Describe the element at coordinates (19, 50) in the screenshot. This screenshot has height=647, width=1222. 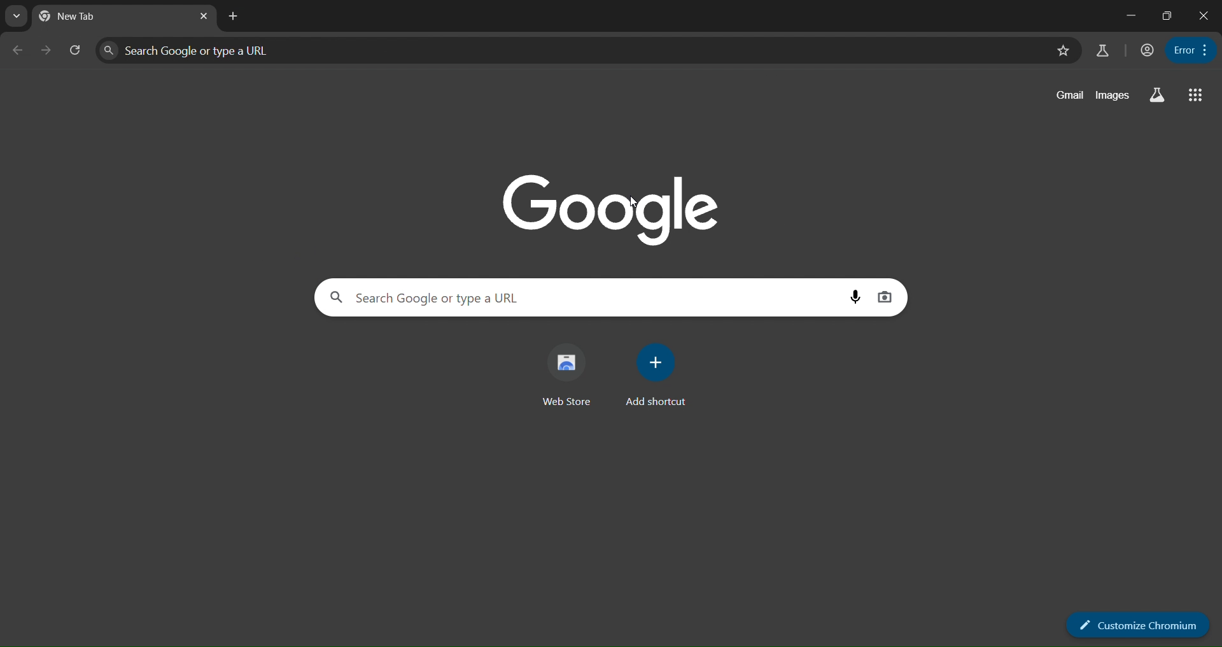
I see `go back one page` at that location.